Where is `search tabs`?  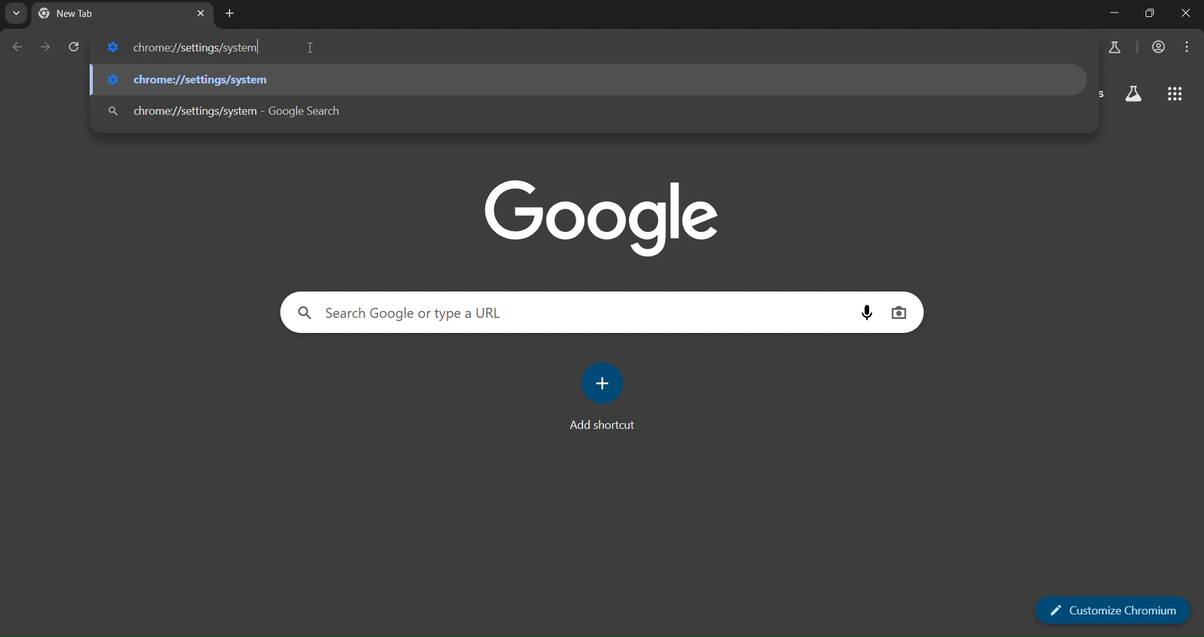
search tabs is located at coordinates (18, 14).